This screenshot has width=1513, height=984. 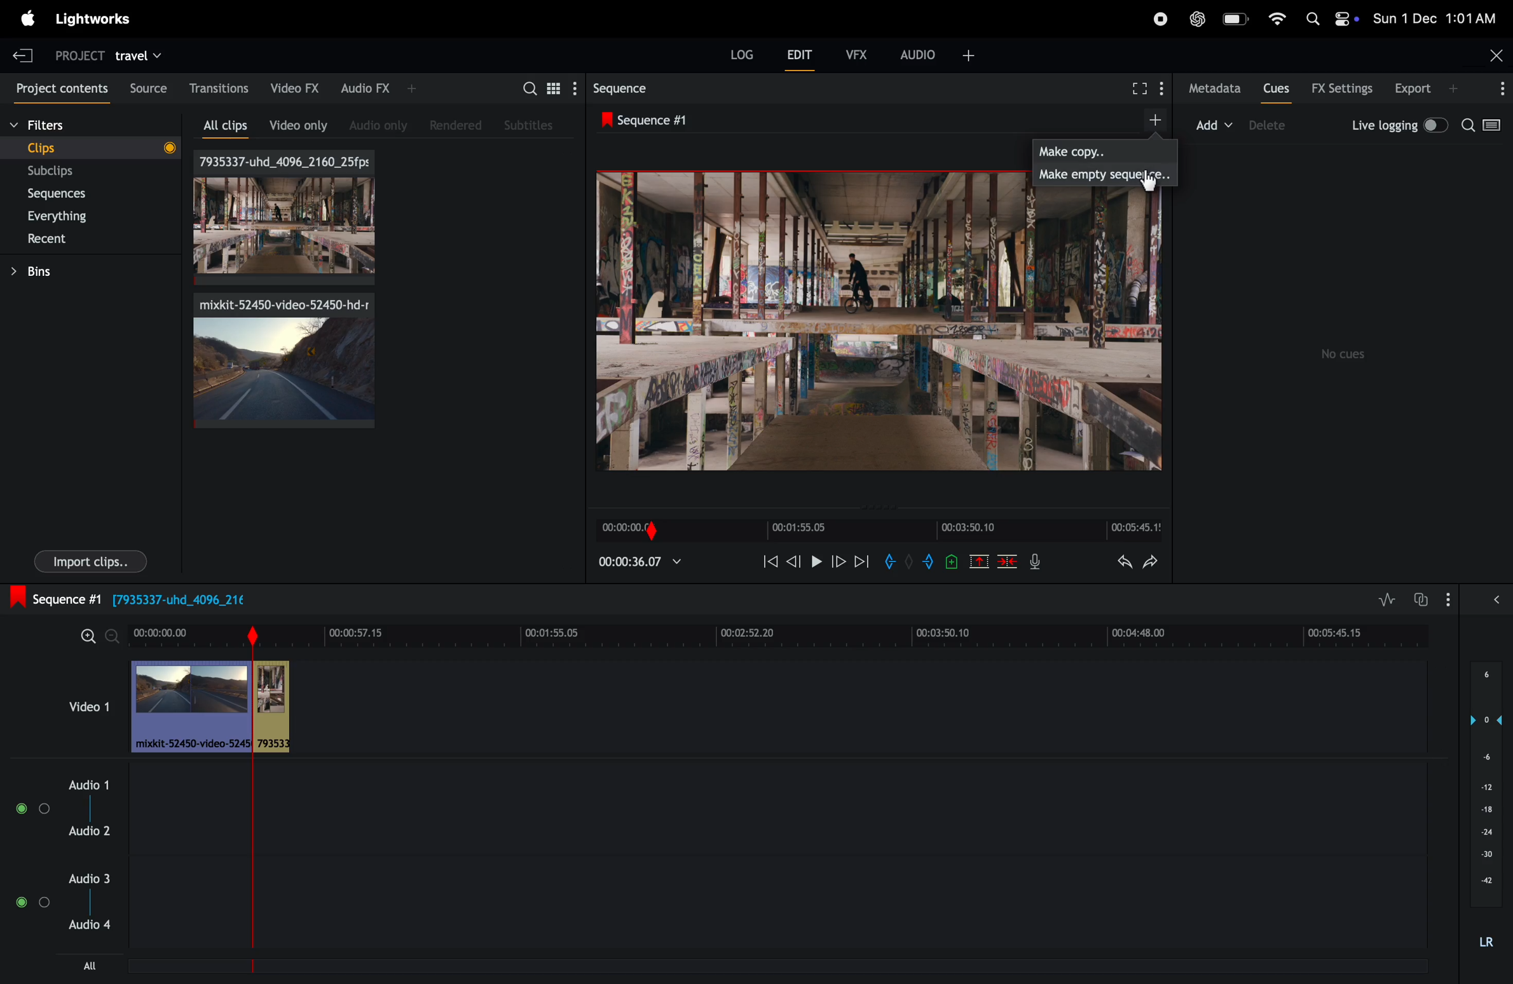 I want to click on project contents, so click(x=60, y=89).